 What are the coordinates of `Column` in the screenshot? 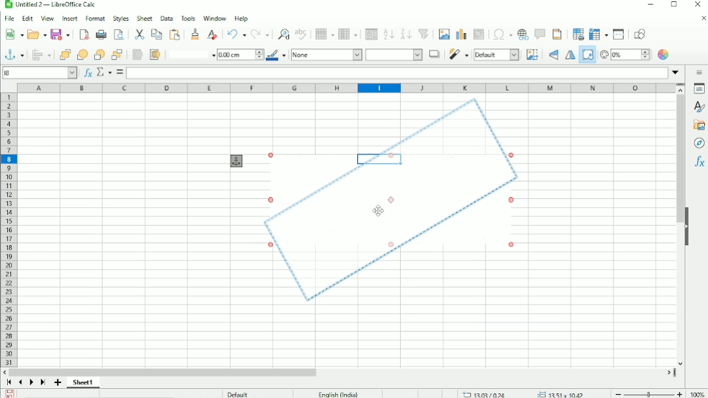 It's located at (348, 34).